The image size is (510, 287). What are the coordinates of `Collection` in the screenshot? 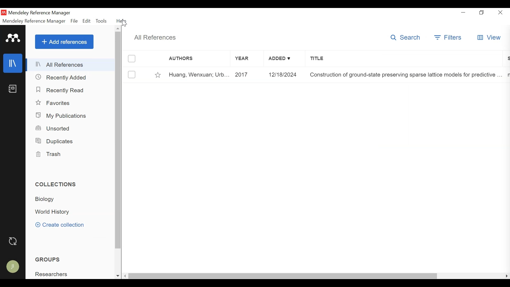 It's located at (52, 212).